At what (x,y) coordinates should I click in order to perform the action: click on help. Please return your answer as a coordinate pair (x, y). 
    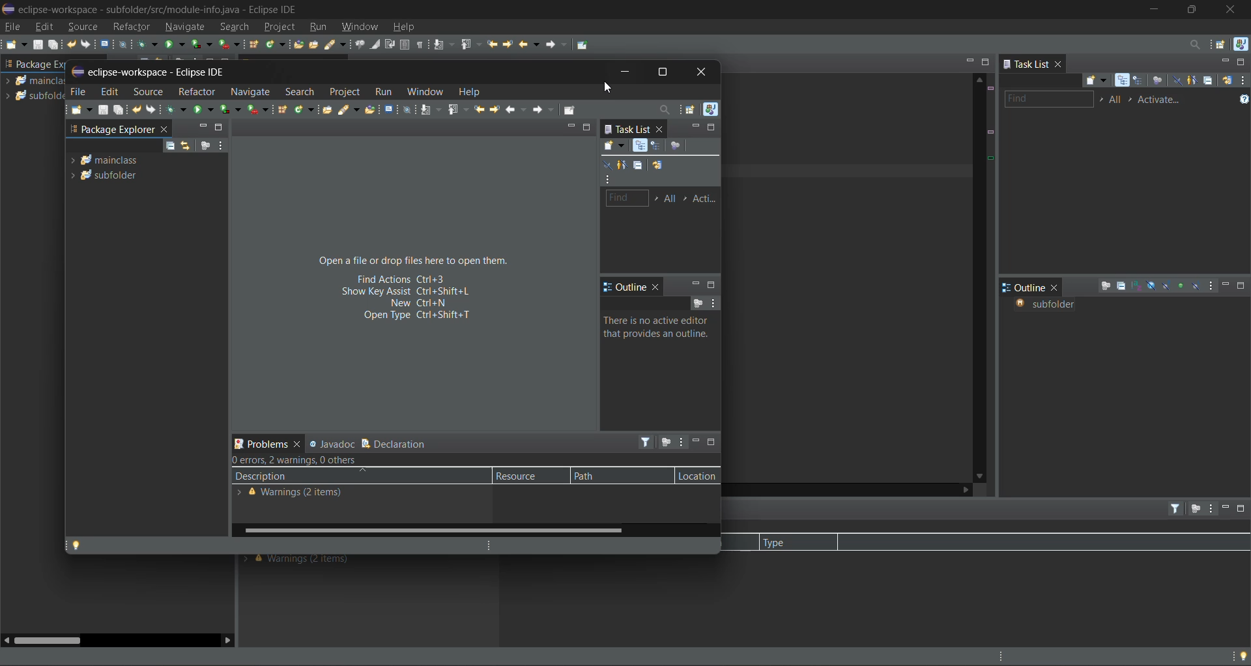
    Looking at the image, I should click on (468, 91).